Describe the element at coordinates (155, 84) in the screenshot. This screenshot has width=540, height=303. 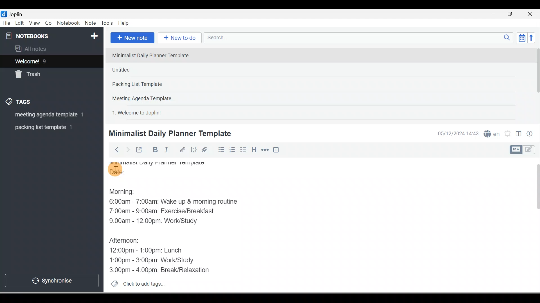
I see `Note 3` at that location.